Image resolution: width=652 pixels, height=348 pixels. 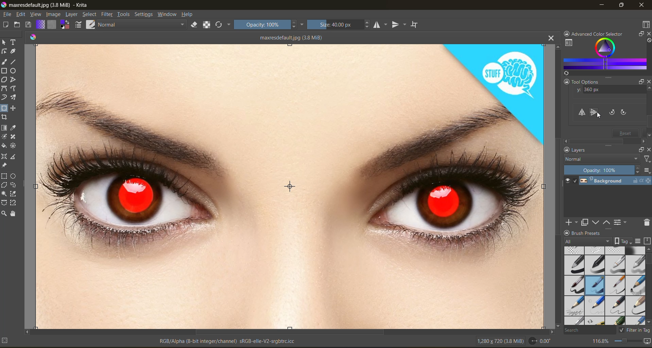 What do you see at coordinates (5, 185) in the screenshot?
I see `tool` at bounding box center [5, 185].